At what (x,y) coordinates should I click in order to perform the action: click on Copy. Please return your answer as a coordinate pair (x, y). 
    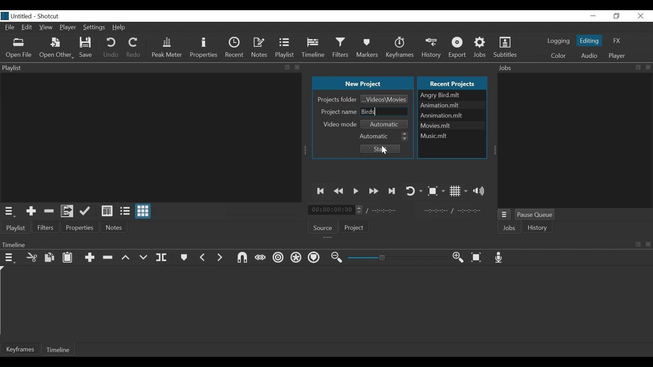
    Looking at the image, I should click on (50, 258).